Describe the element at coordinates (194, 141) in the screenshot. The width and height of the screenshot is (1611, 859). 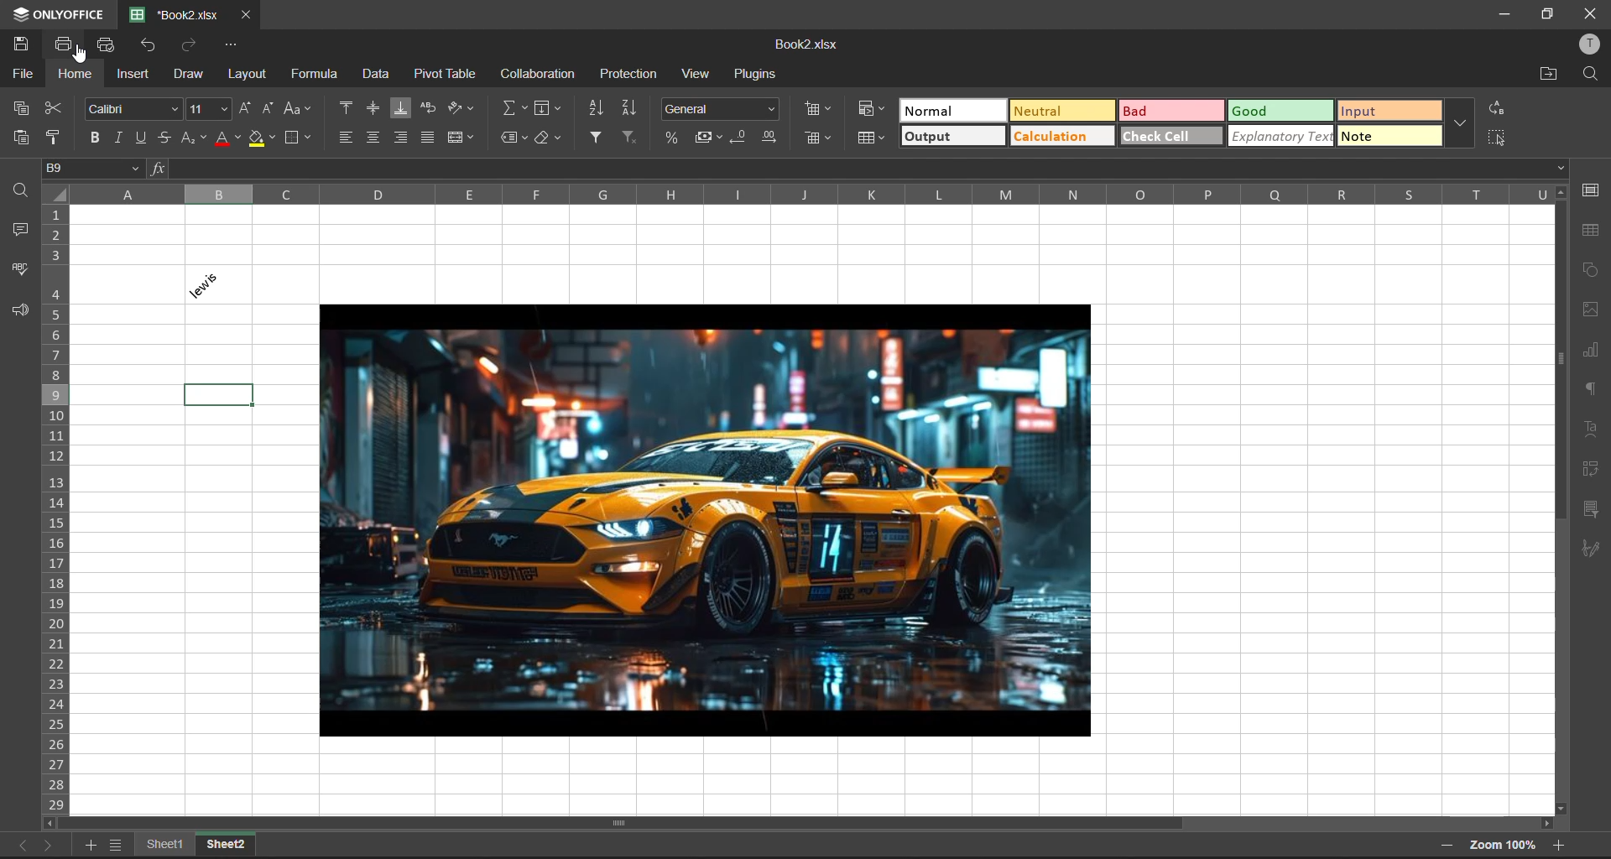
I see `sub/superscript` at that location.